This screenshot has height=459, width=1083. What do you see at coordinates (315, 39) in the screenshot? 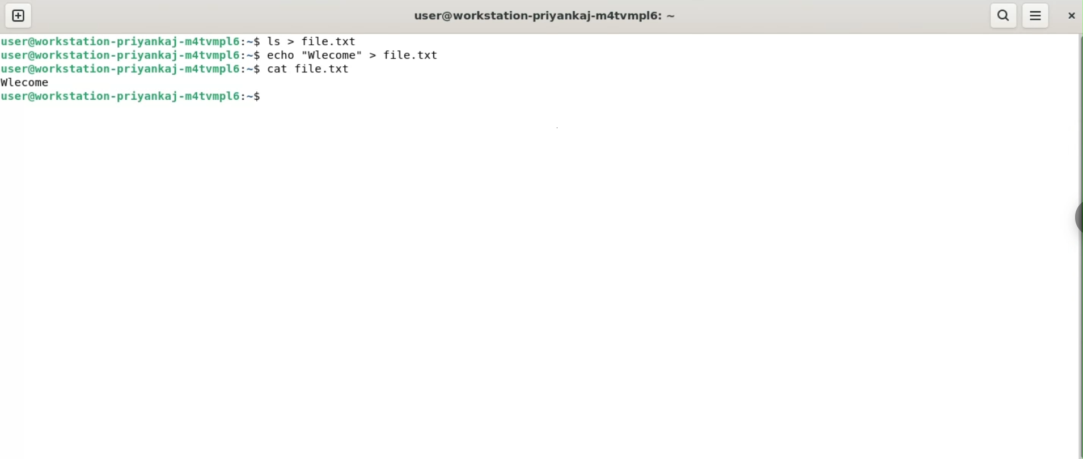
I see `ls > file.txt` at bounding box center [315, 39].